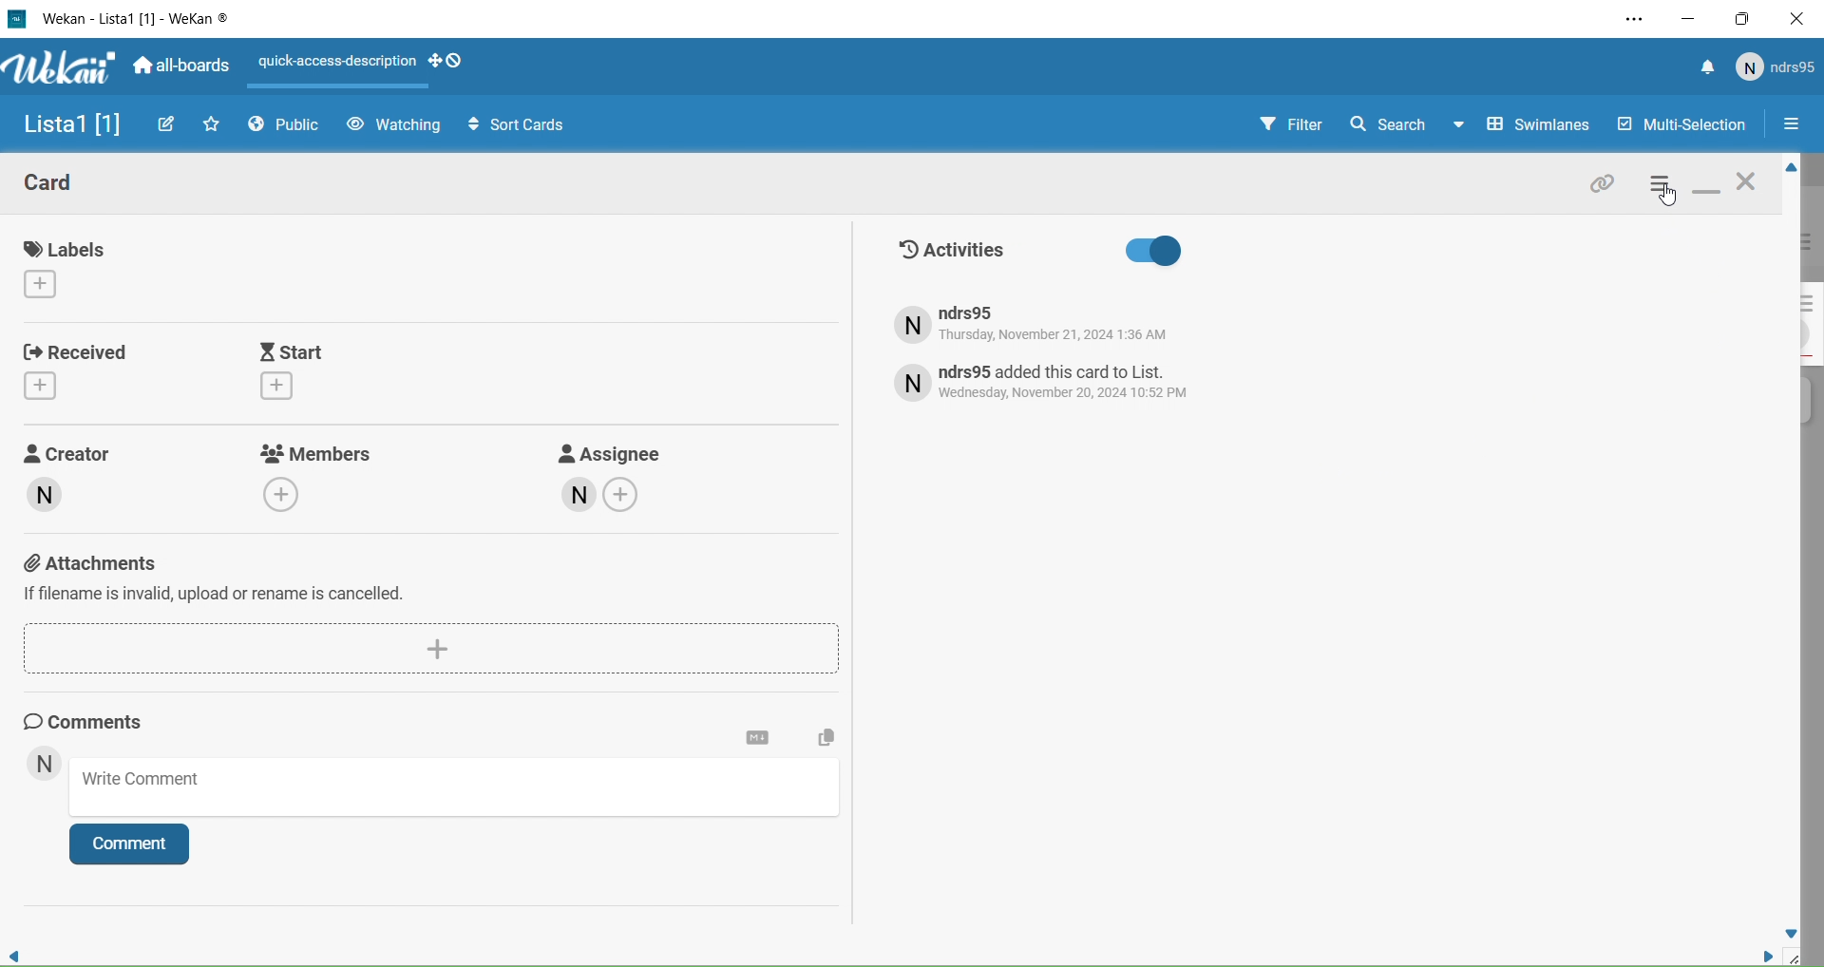  I want to click on List, so click(68, 128).